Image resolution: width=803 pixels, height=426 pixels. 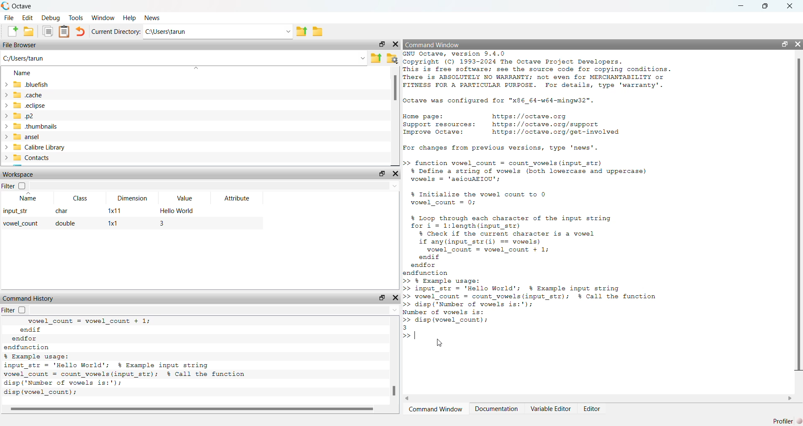 What do you see at coordinates (6, 106) in the screenshot?
I see `expand/collapse` at bounding box center [6, 106].